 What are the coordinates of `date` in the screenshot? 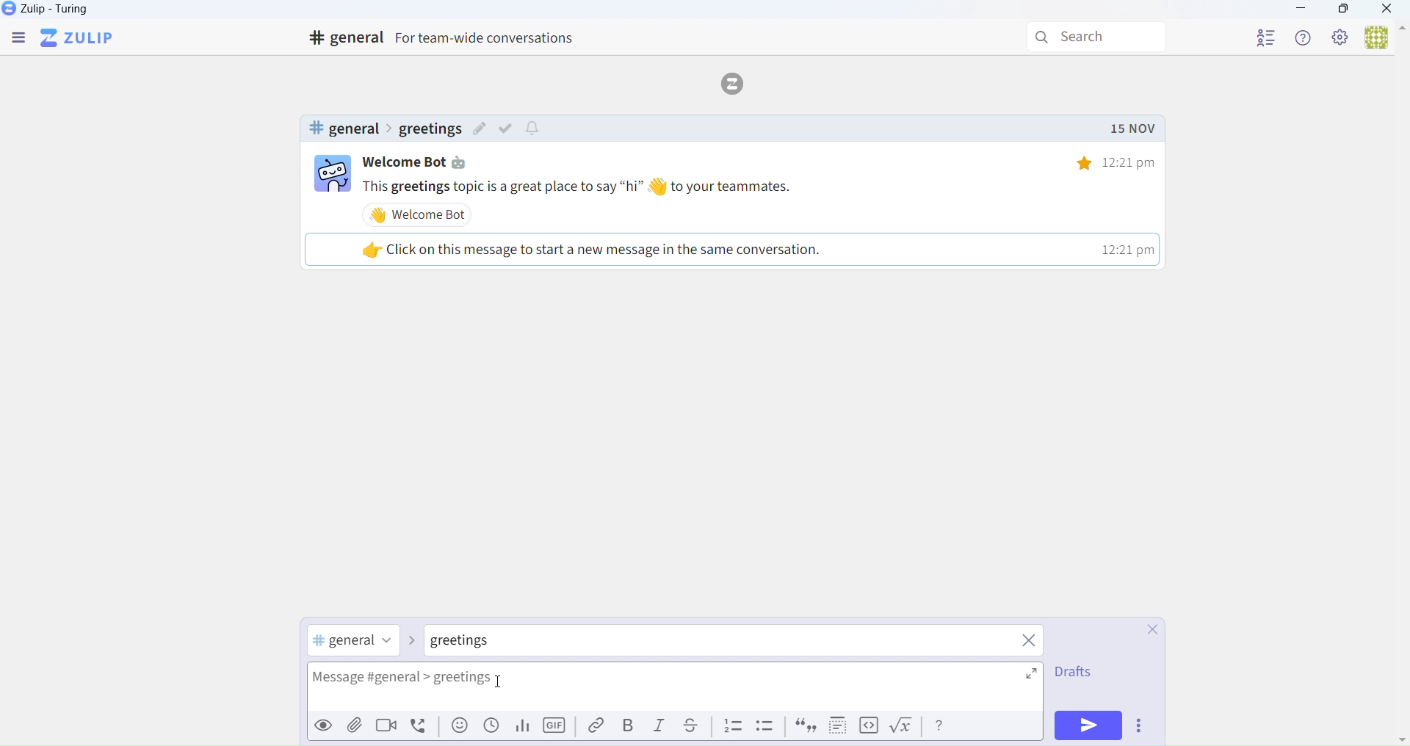 It's located at (1132, 129).